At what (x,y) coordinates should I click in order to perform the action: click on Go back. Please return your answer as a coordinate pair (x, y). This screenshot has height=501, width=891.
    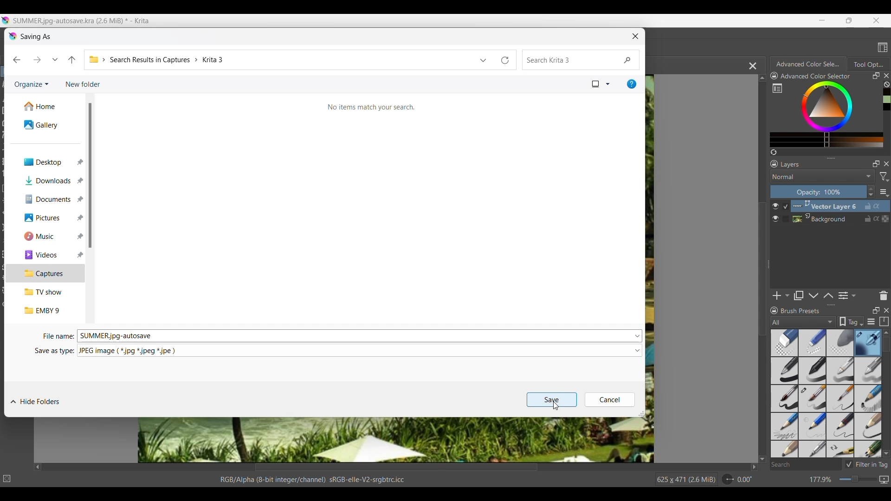
    Looking at the image, I should click on (16, 60).